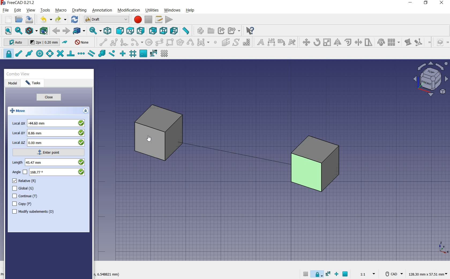 The height and width of the screenshot is (279, 450). What do you see at coordinates (86, 111) in the screenshot?
I see `expand` at bounding box center [86, 111].